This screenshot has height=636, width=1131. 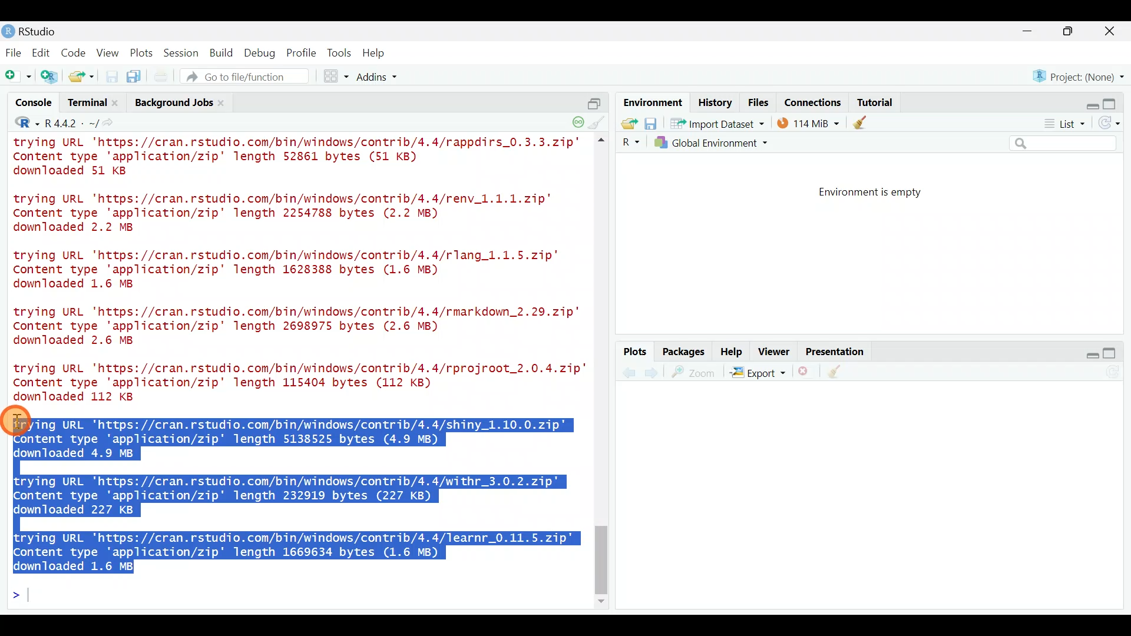 I want to click on Addins, so click(x=378, y=78).